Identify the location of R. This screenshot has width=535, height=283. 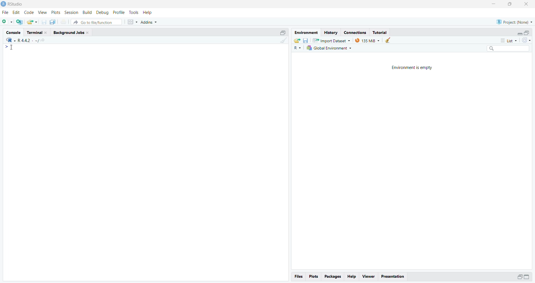
(9, 39).